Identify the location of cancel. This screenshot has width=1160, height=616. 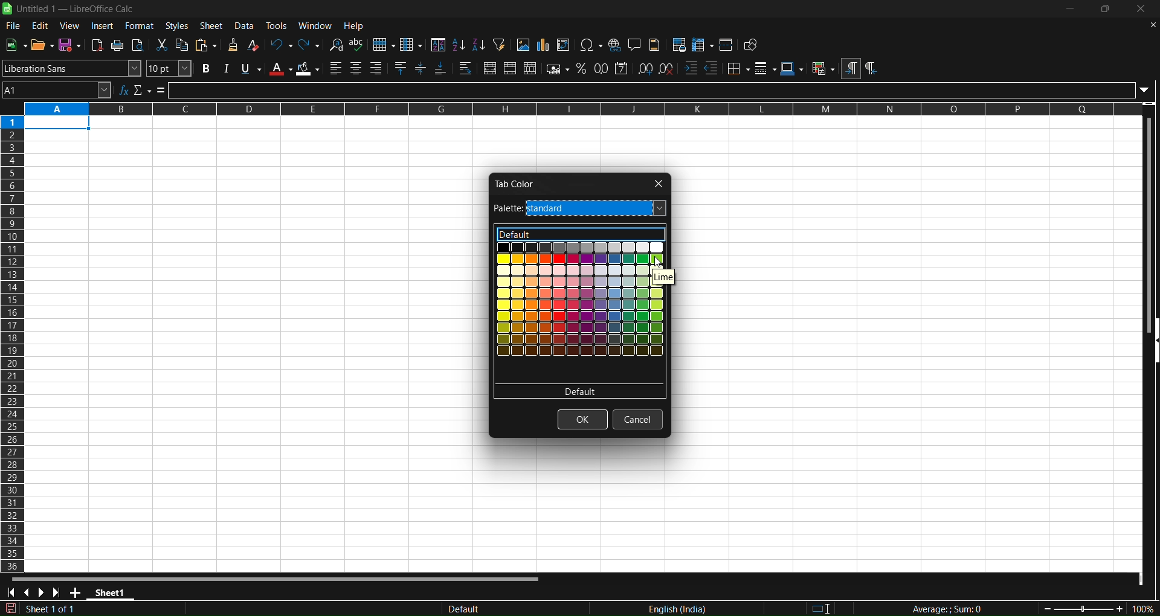
(637, 419).